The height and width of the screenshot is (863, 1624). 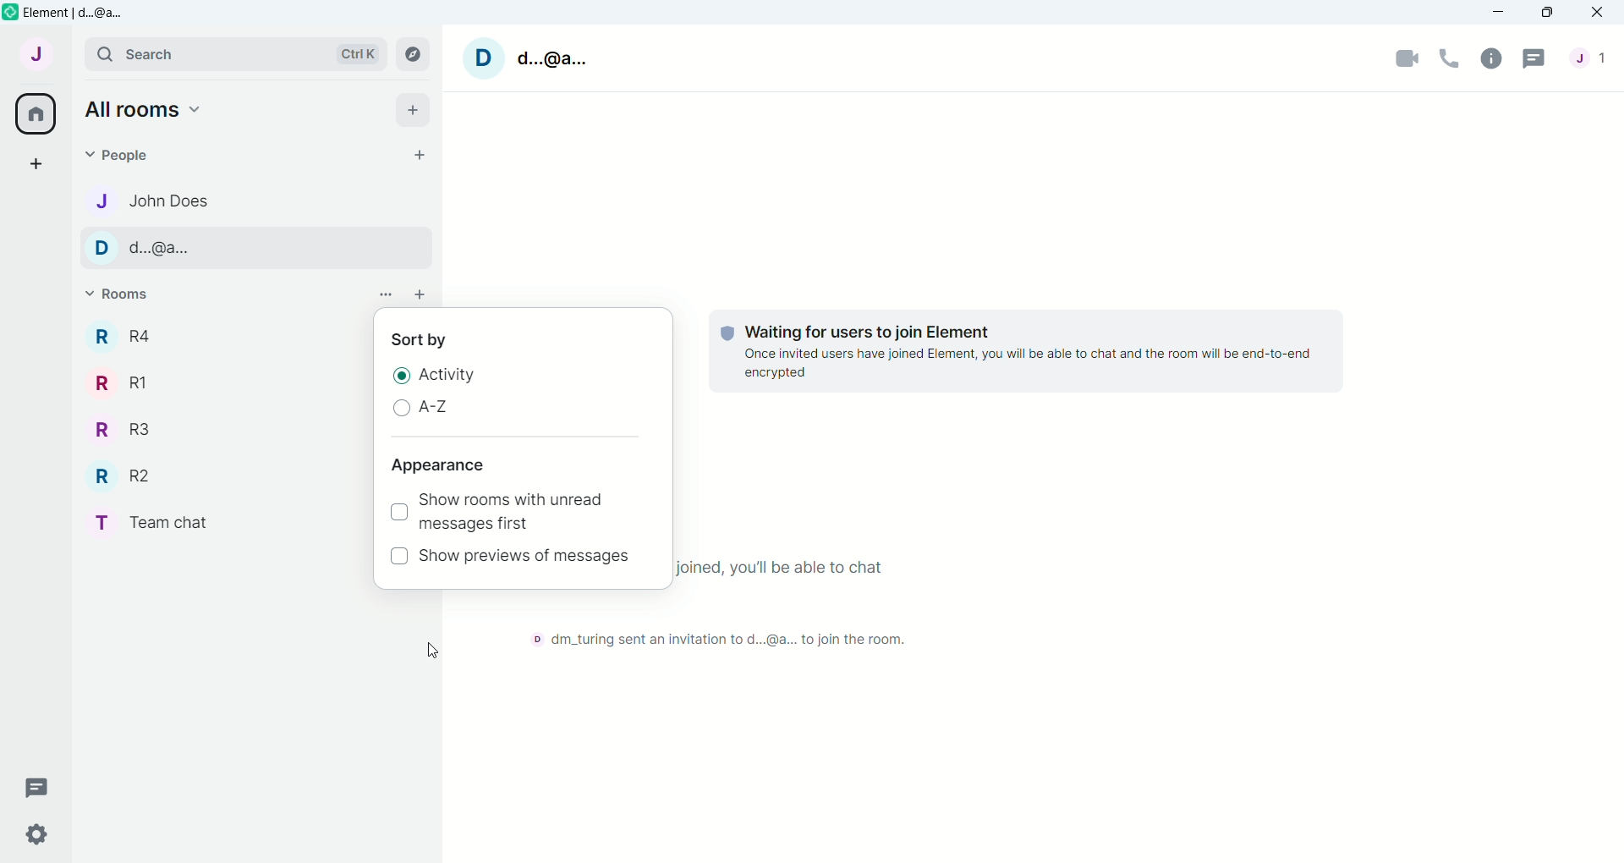 What do you see at coordinates (419, 56) in the screenshot?
I see `Explore Rooms` at bounding box center [419, 56].